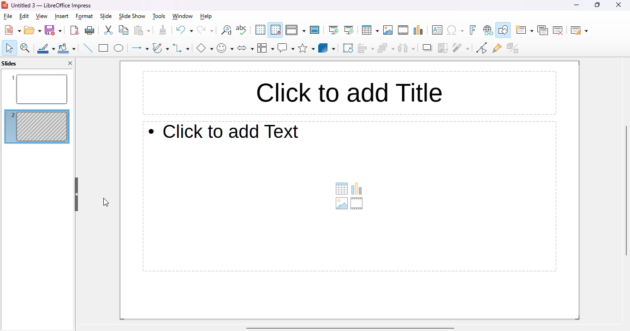  What do you see at coordinates (205, 30) in the screenshot?
I see `redo` at bounding box center [205, 30].